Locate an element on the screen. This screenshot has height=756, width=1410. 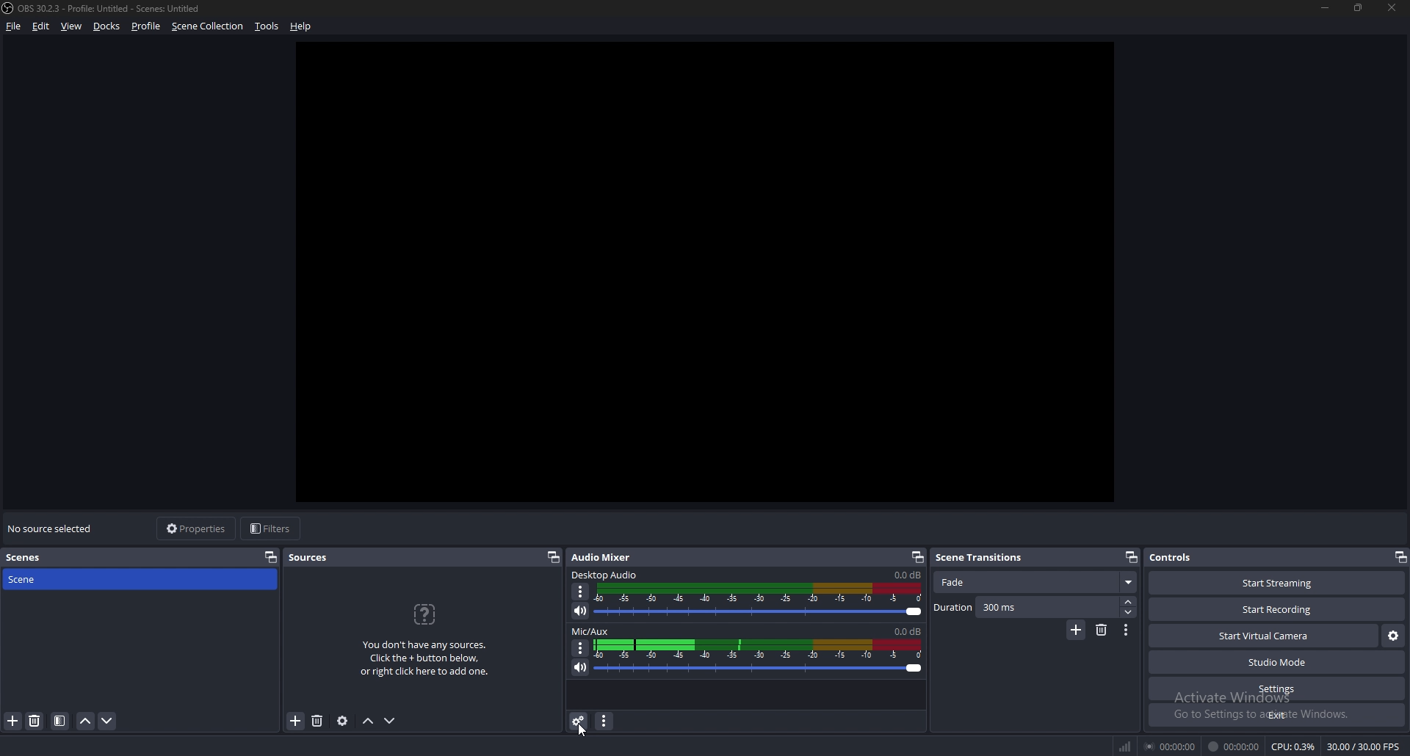
sources is located at coordinates (314, 558).